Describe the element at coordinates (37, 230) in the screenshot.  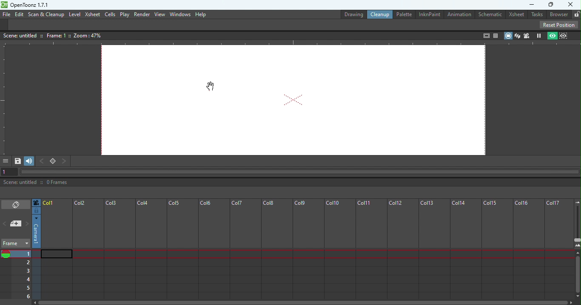
I see `Click to select camera` at that location.